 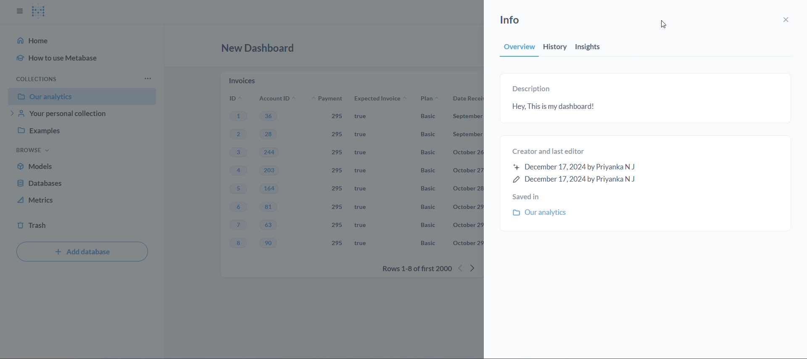 I want to click on 90, so click(x=272, y=244).